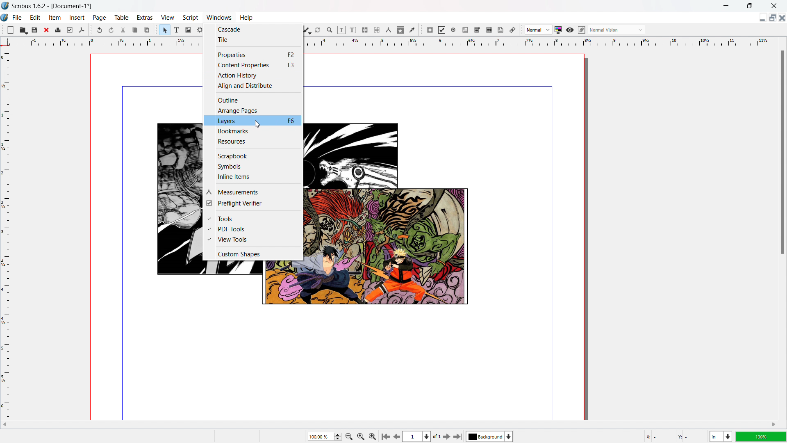  I want to click on select current unit, so click(721, 436).